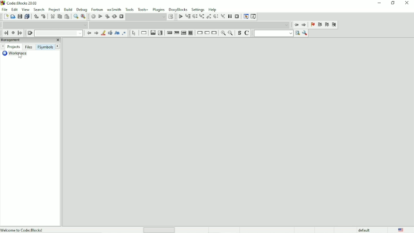 The width and height of the screenshot is (414, 233). I want to click on Block instruction, so click(191, 33).